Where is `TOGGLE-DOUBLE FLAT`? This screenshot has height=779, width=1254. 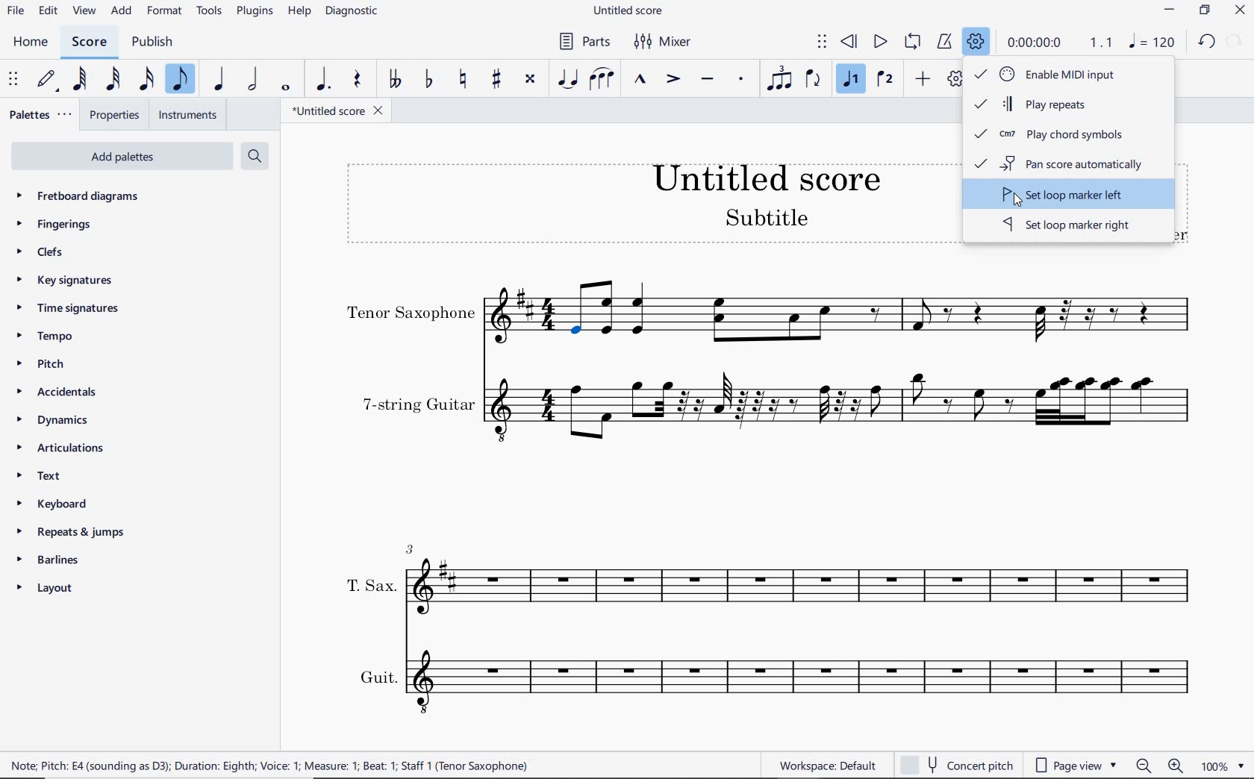
TOGGLE-DOUBLE FLAT is located at coordinates (394, 81).